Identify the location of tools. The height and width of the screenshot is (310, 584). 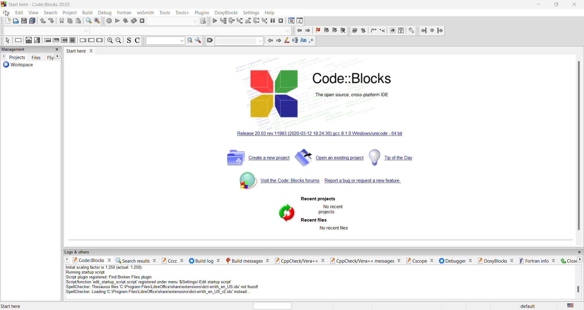
(165, 13).